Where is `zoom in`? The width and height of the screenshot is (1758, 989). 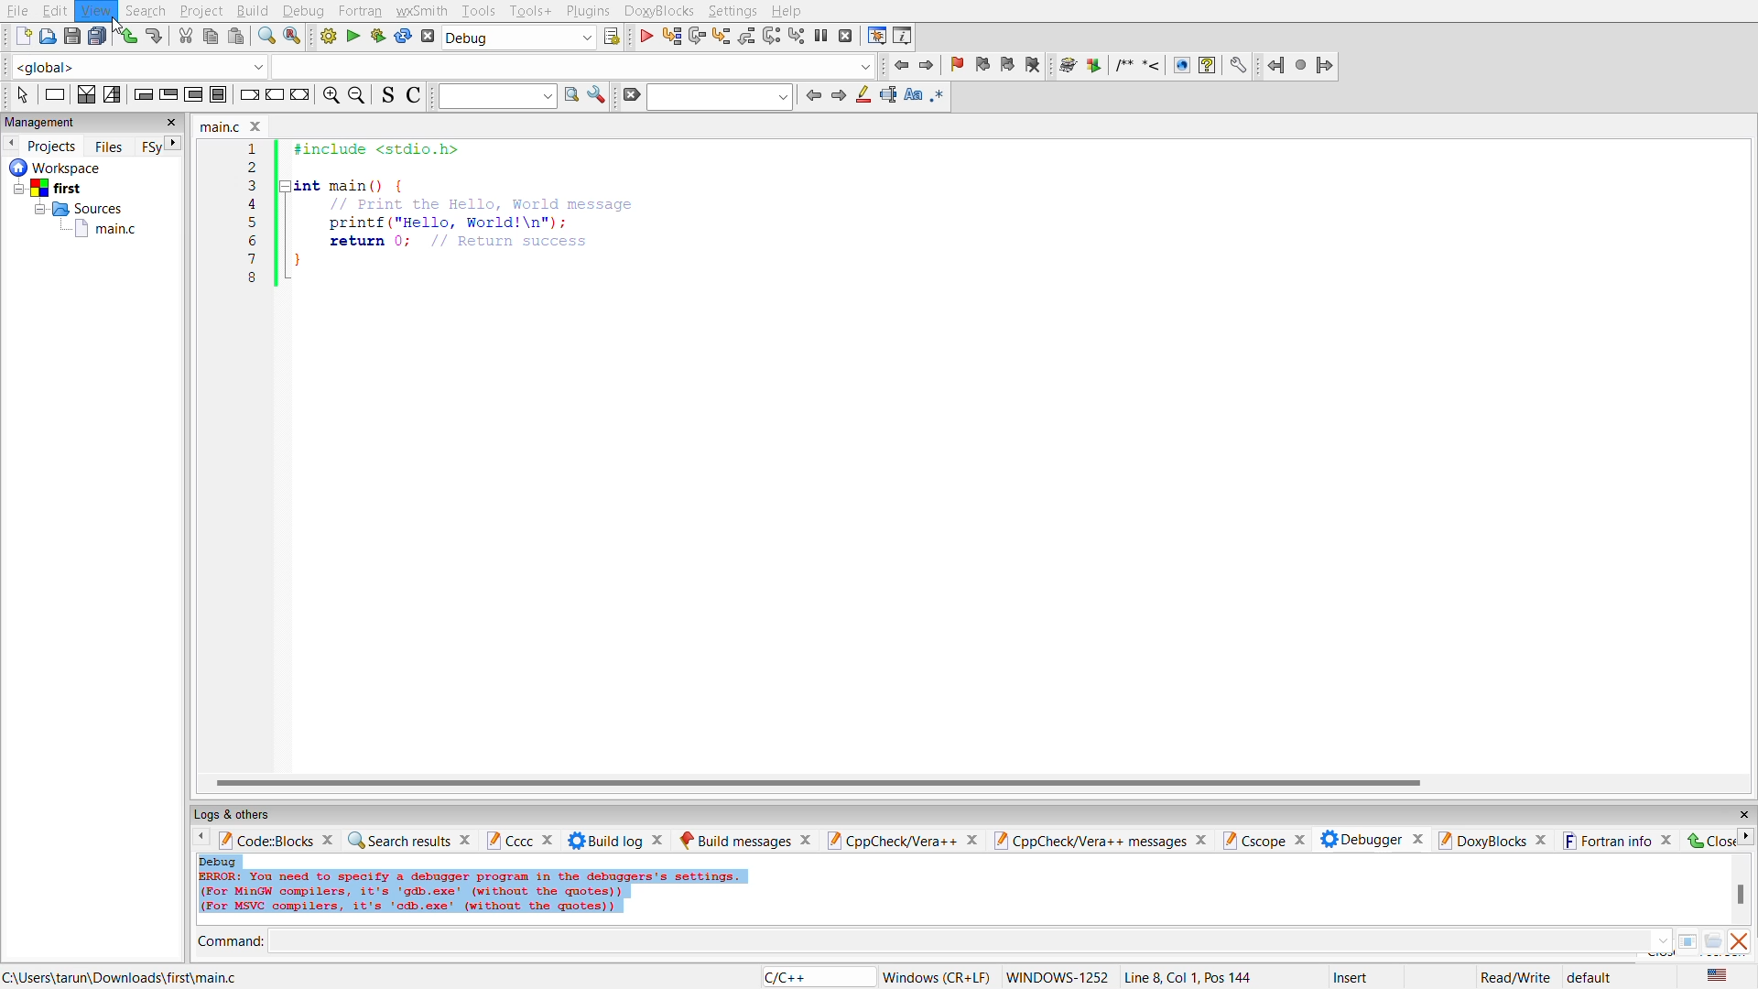 zoom in is located at coordinates (331, 94).